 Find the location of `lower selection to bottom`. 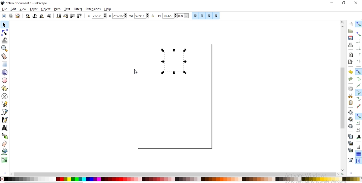

lower selection to bottom is located at coordinates (59, 16).